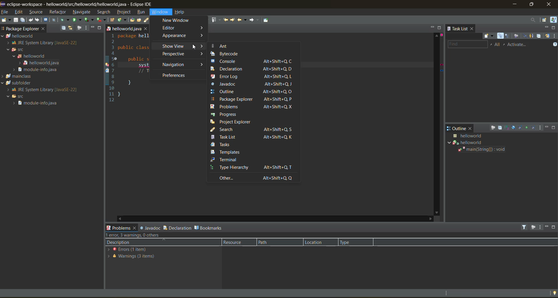 The width and height of the screenshot is (558, 298). I want to click on access commands and other items, so click(535, 20).